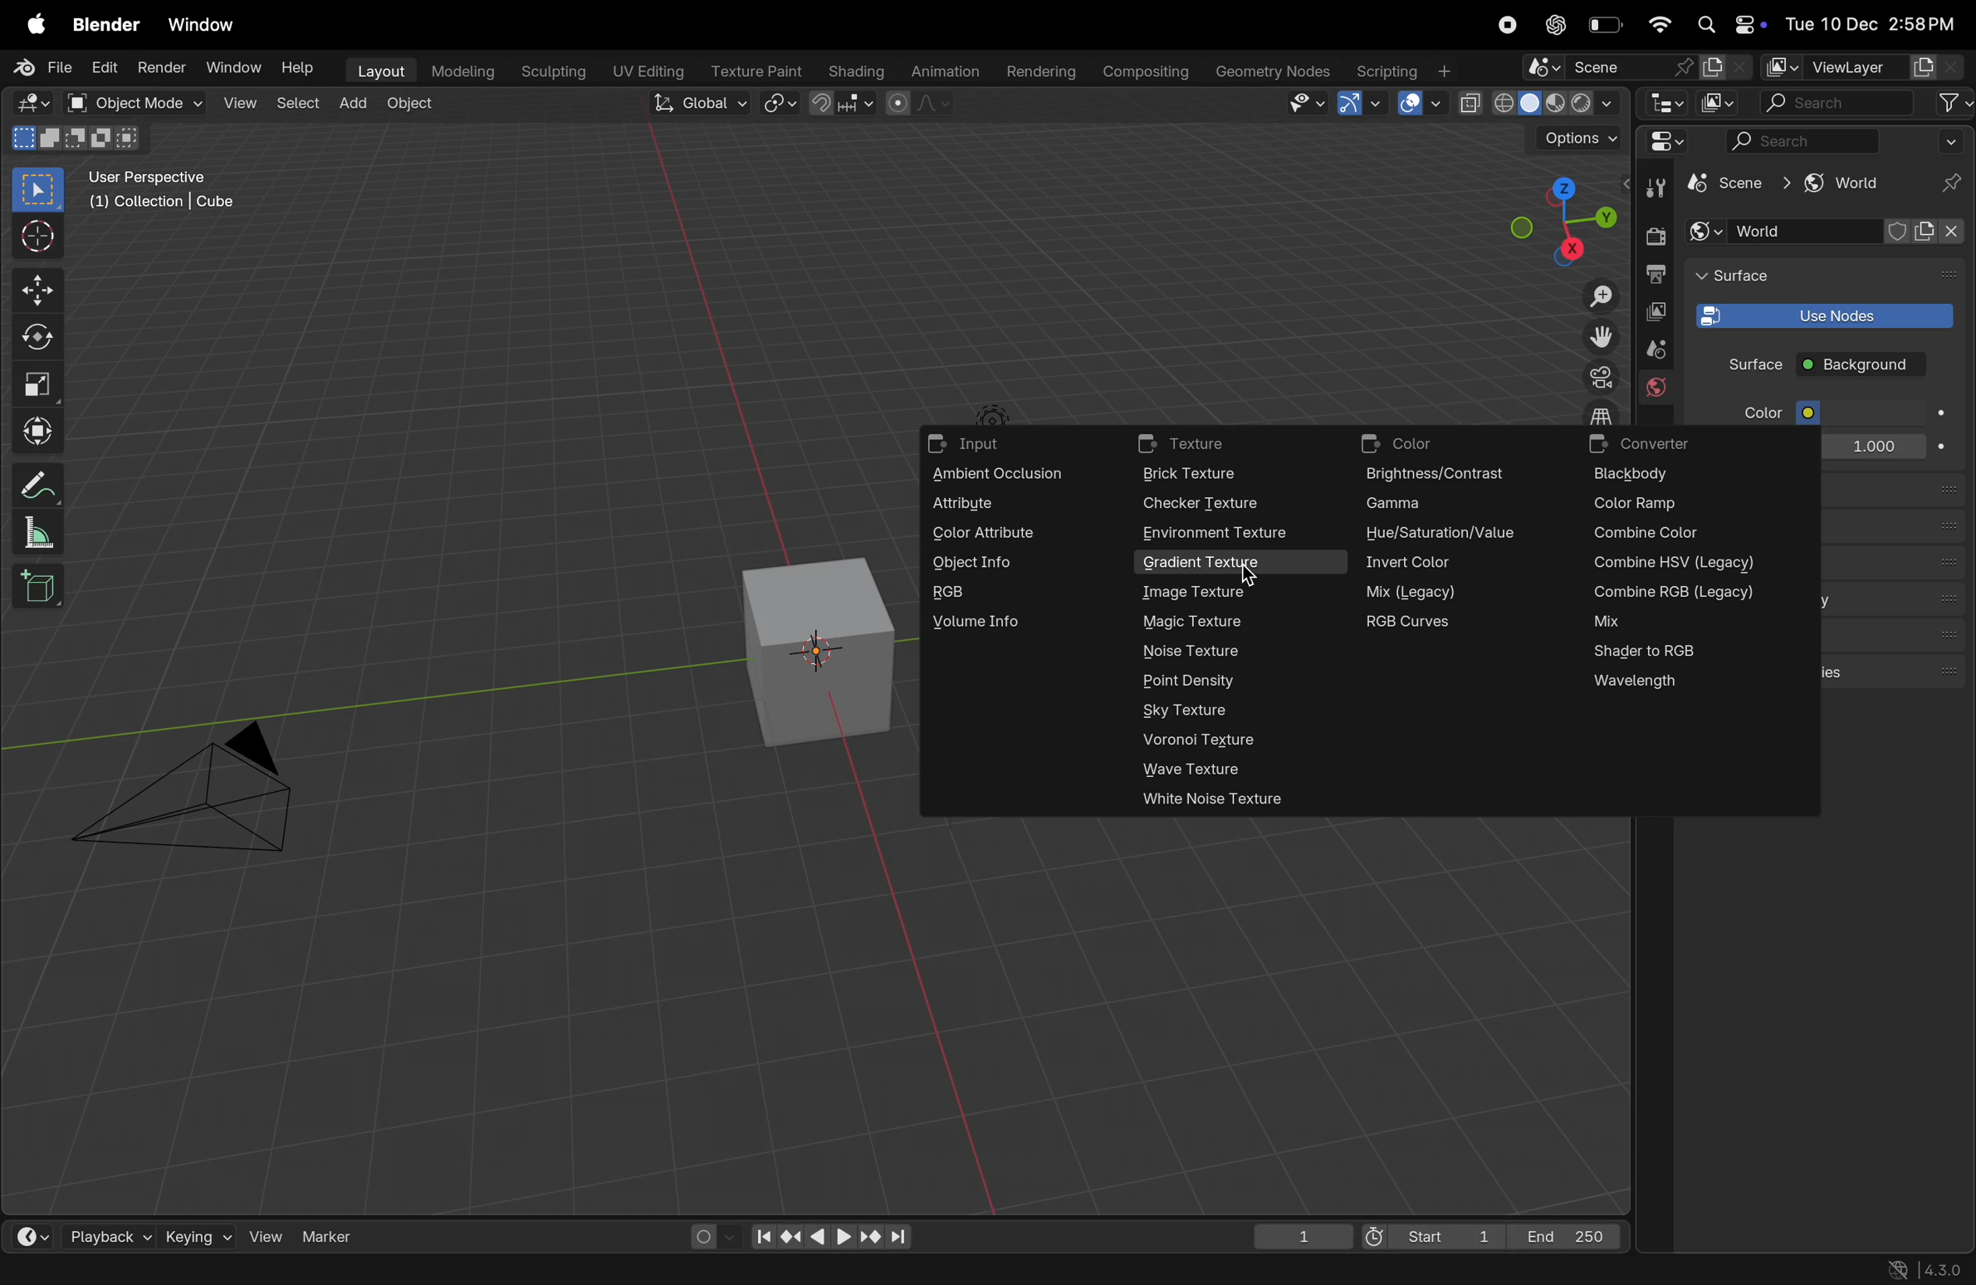  What do you see at coordinates (1675, 623) in the screenshot?
I see `Rework` at bounding box center [1675, 623].